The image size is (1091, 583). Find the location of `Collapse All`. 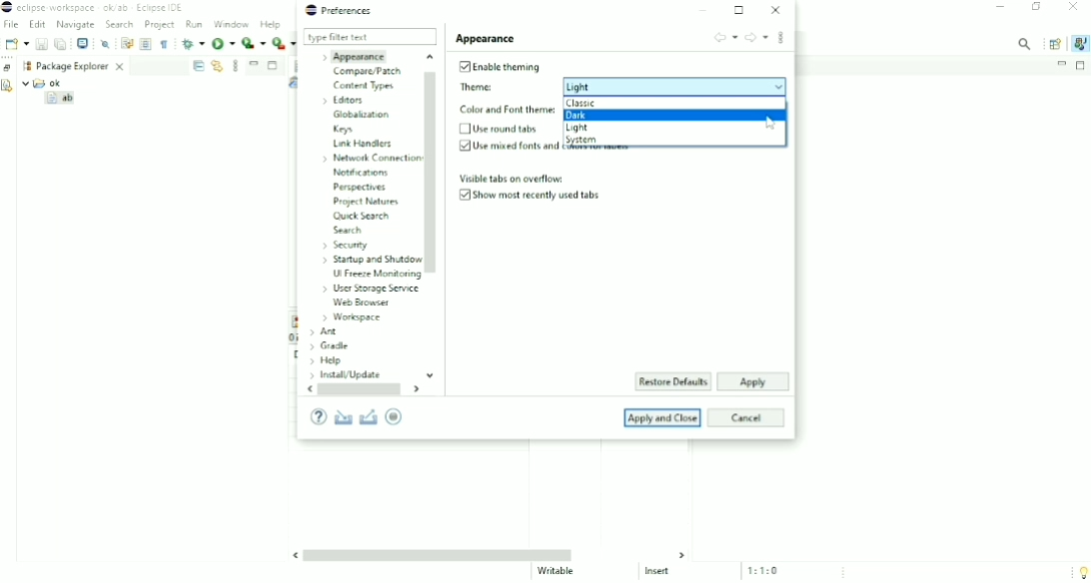

Collapse All is located at coordinates (198, 66).